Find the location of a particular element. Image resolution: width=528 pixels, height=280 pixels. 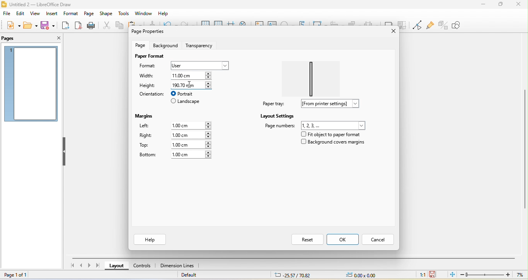

paper tray is located at coordinates (273, 104).